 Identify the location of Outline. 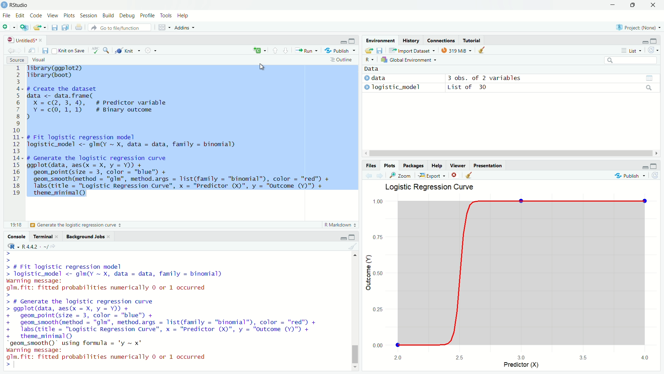
(342, 59).